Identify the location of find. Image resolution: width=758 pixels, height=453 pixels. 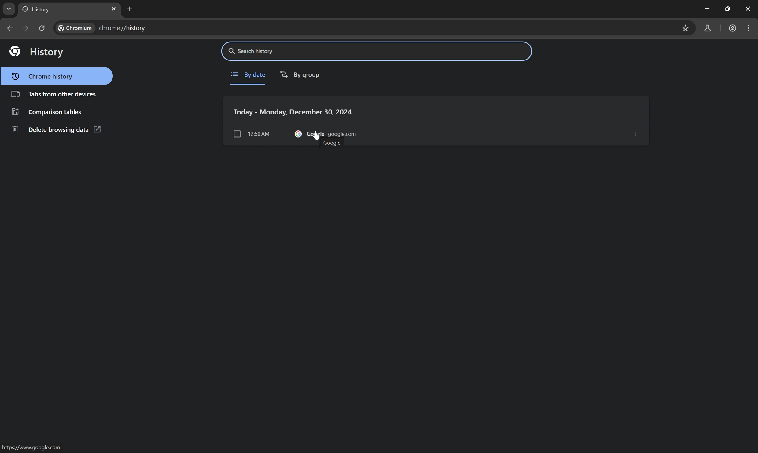
(60, 28).